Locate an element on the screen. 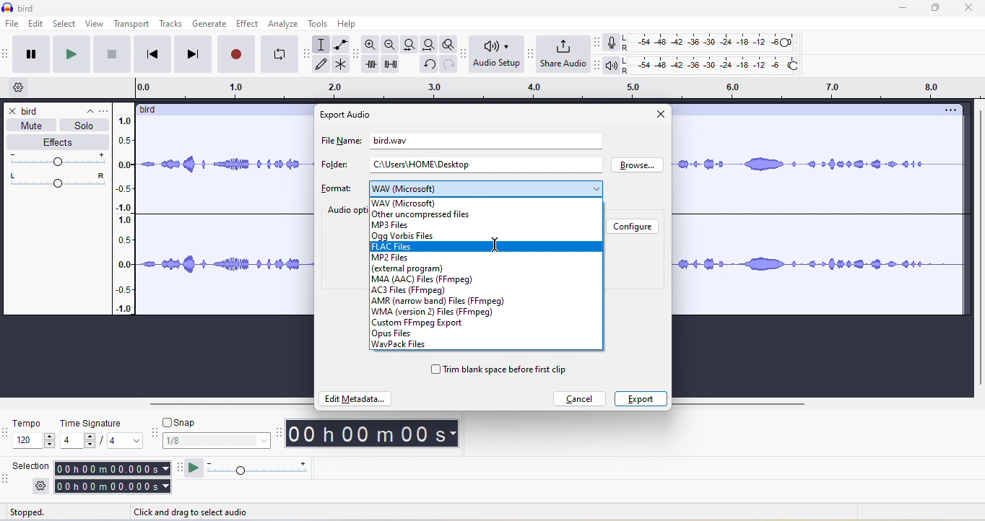 The width and height of the screenshot is (985, 521). way is located at coordinates (413, 202).